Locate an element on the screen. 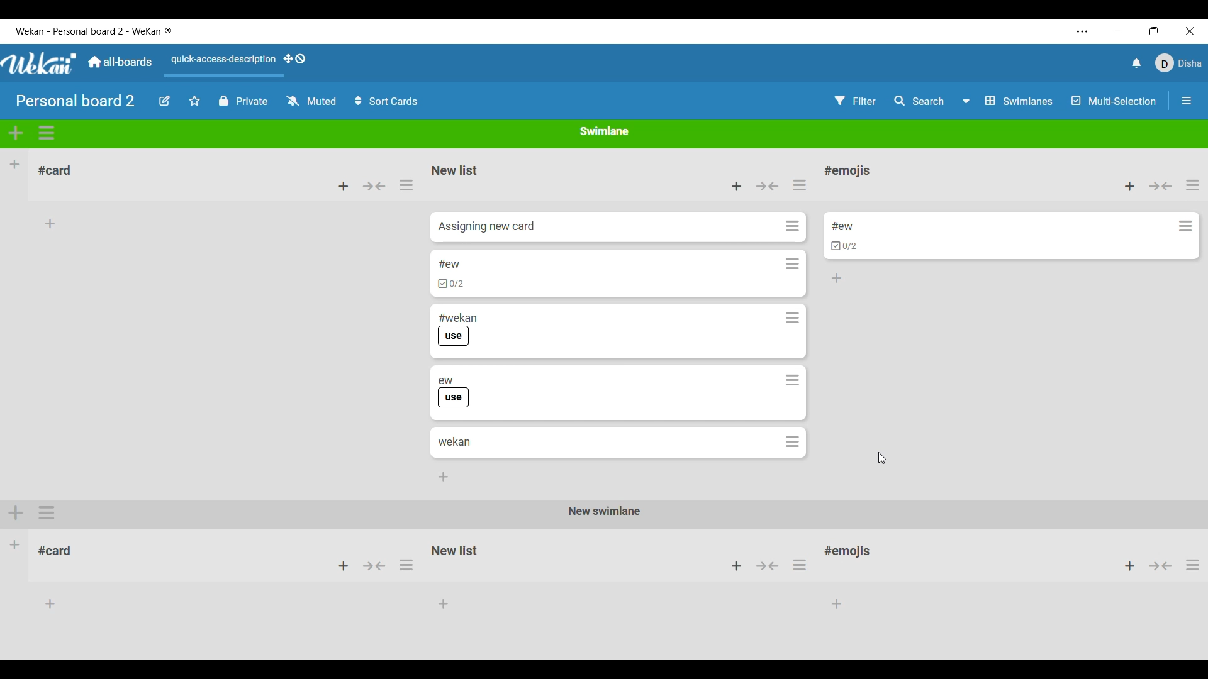 This screenshot has width=1208, height=679. Add swimlane is located at coordinates (16, 133).